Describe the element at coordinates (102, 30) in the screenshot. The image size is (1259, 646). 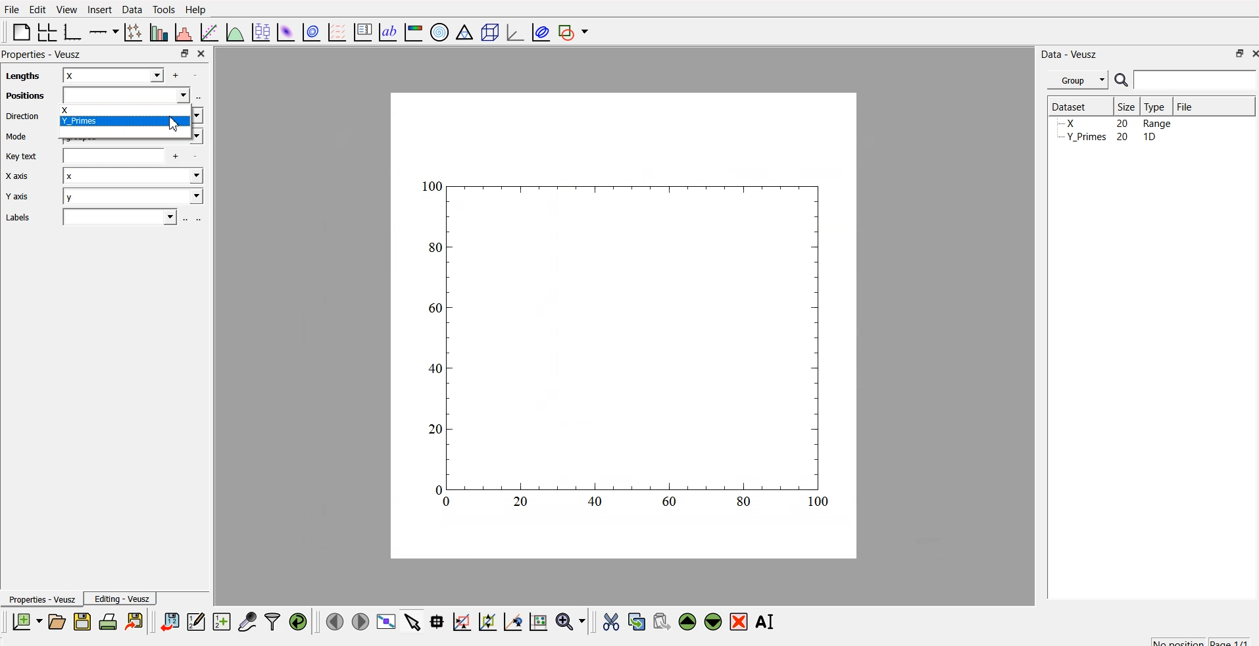
I see `plot on axis` at that location.